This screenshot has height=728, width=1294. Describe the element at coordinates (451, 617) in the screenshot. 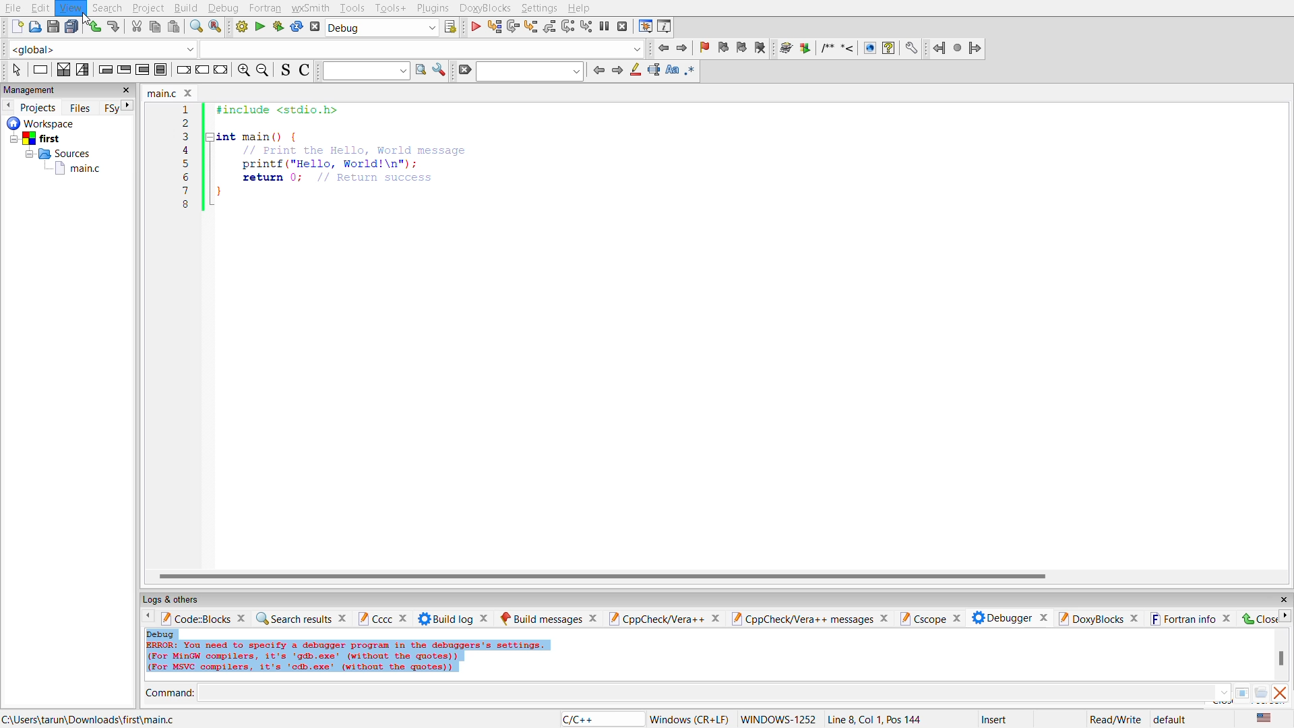

I see `build log` at that location.